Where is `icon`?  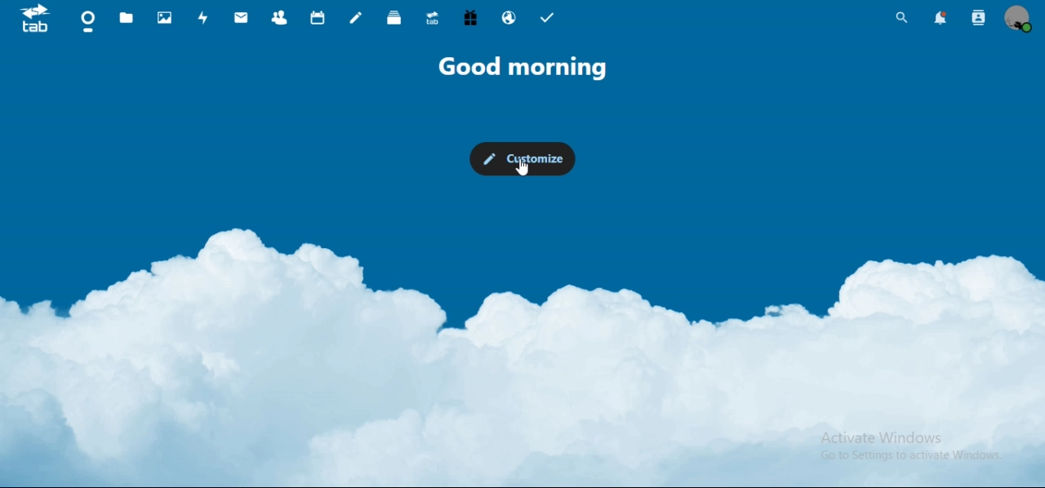
icon is located at coordinates (35, 18).